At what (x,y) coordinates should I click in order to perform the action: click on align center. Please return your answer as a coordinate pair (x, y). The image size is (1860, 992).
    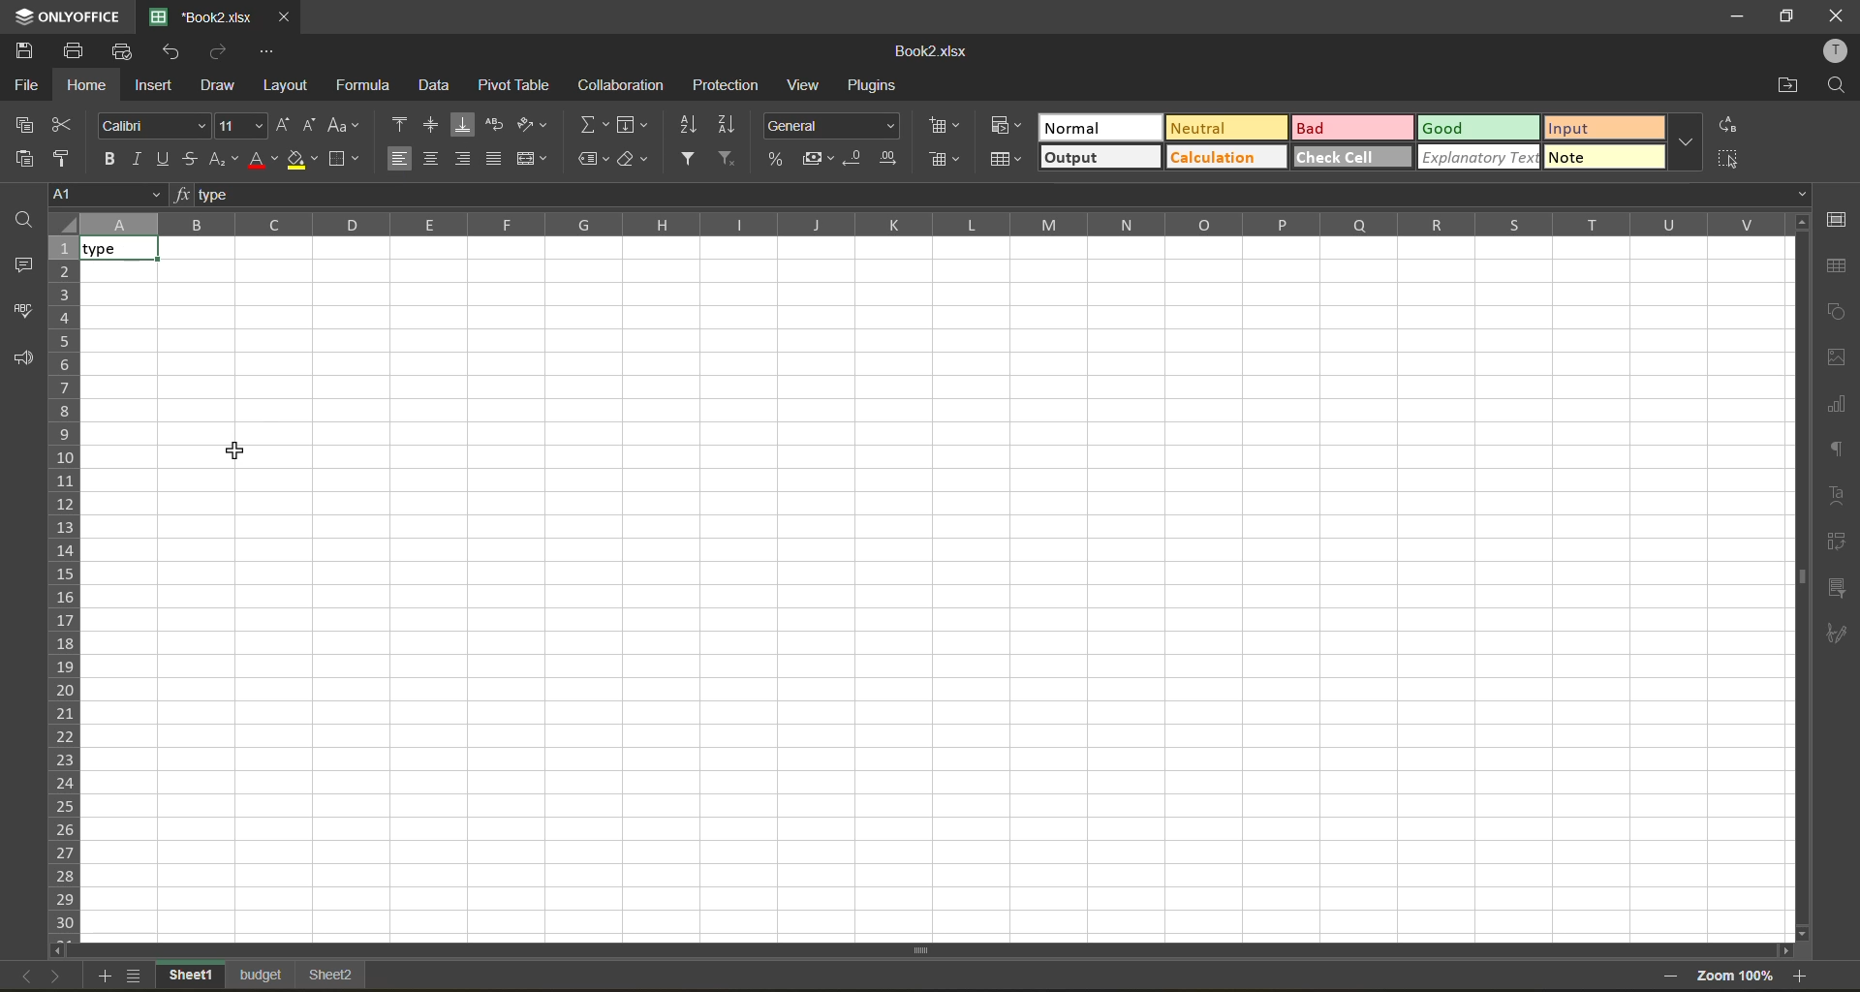
    Looking at the image, I should click on (439, 154).